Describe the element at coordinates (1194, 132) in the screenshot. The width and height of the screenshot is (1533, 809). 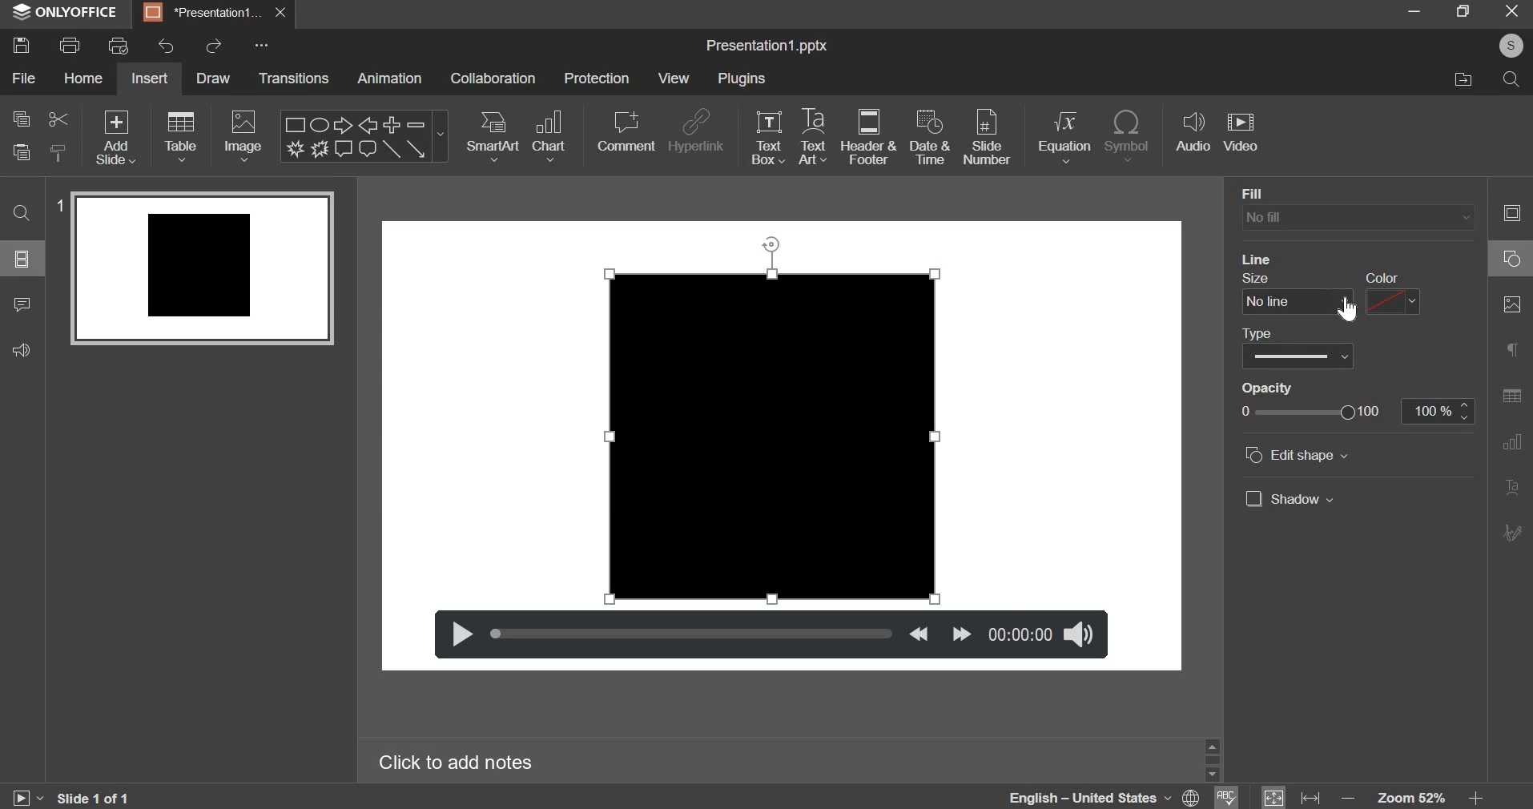
I see `audio` at that location.